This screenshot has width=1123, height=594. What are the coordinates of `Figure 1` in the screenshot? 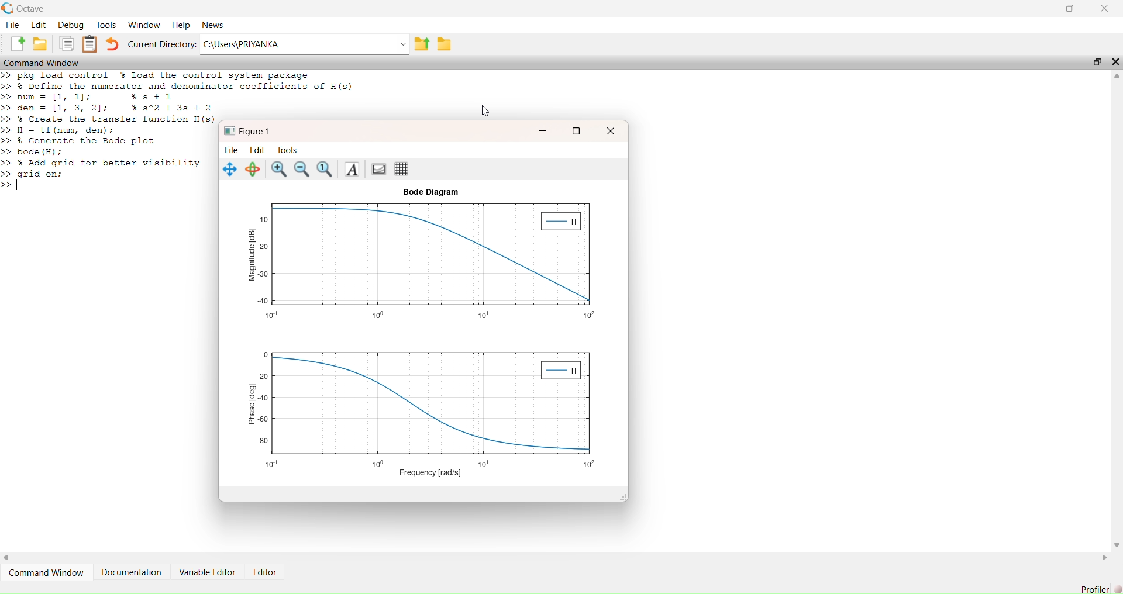 It's located at (250, 130).